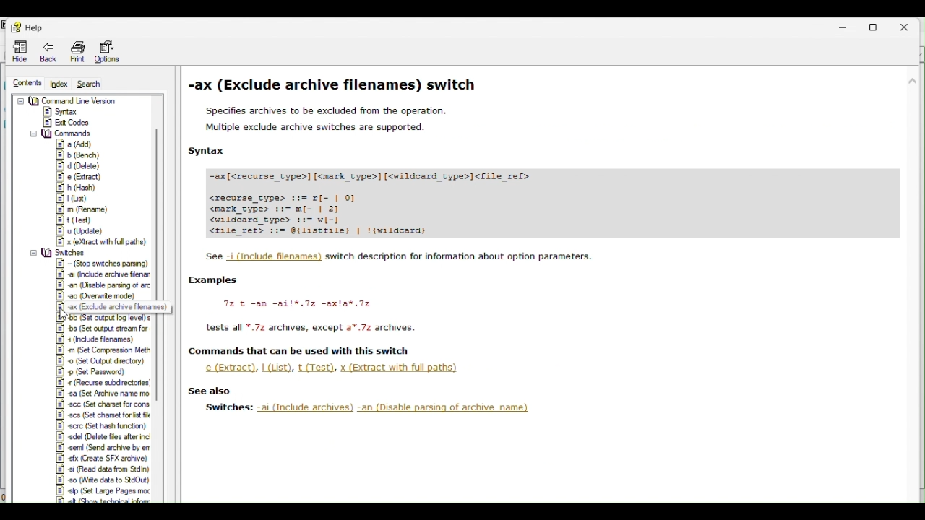 This screenshot has height=520, width=925. I want to click on '#] 20 (Witte data to SidOu), so click(103, 479).